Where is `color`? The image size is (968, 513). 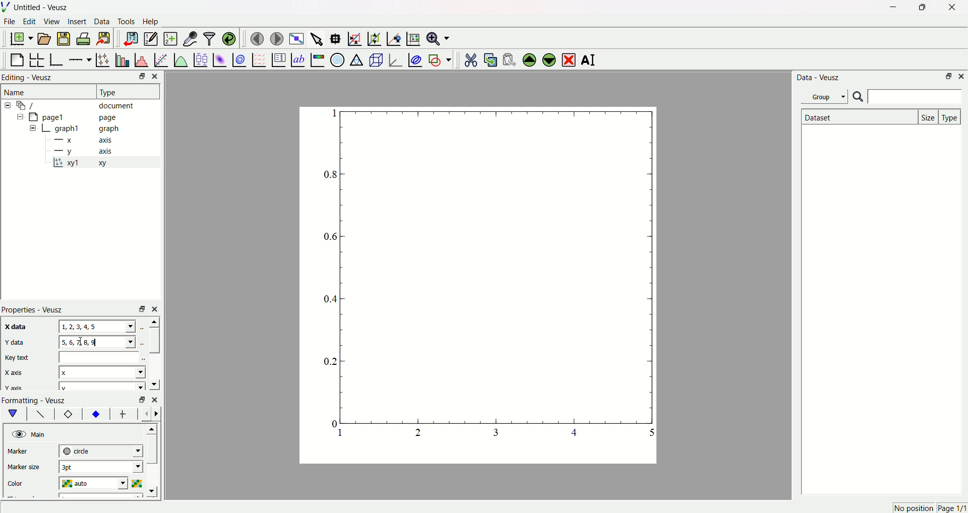
color is located at coordinates (26, 482).